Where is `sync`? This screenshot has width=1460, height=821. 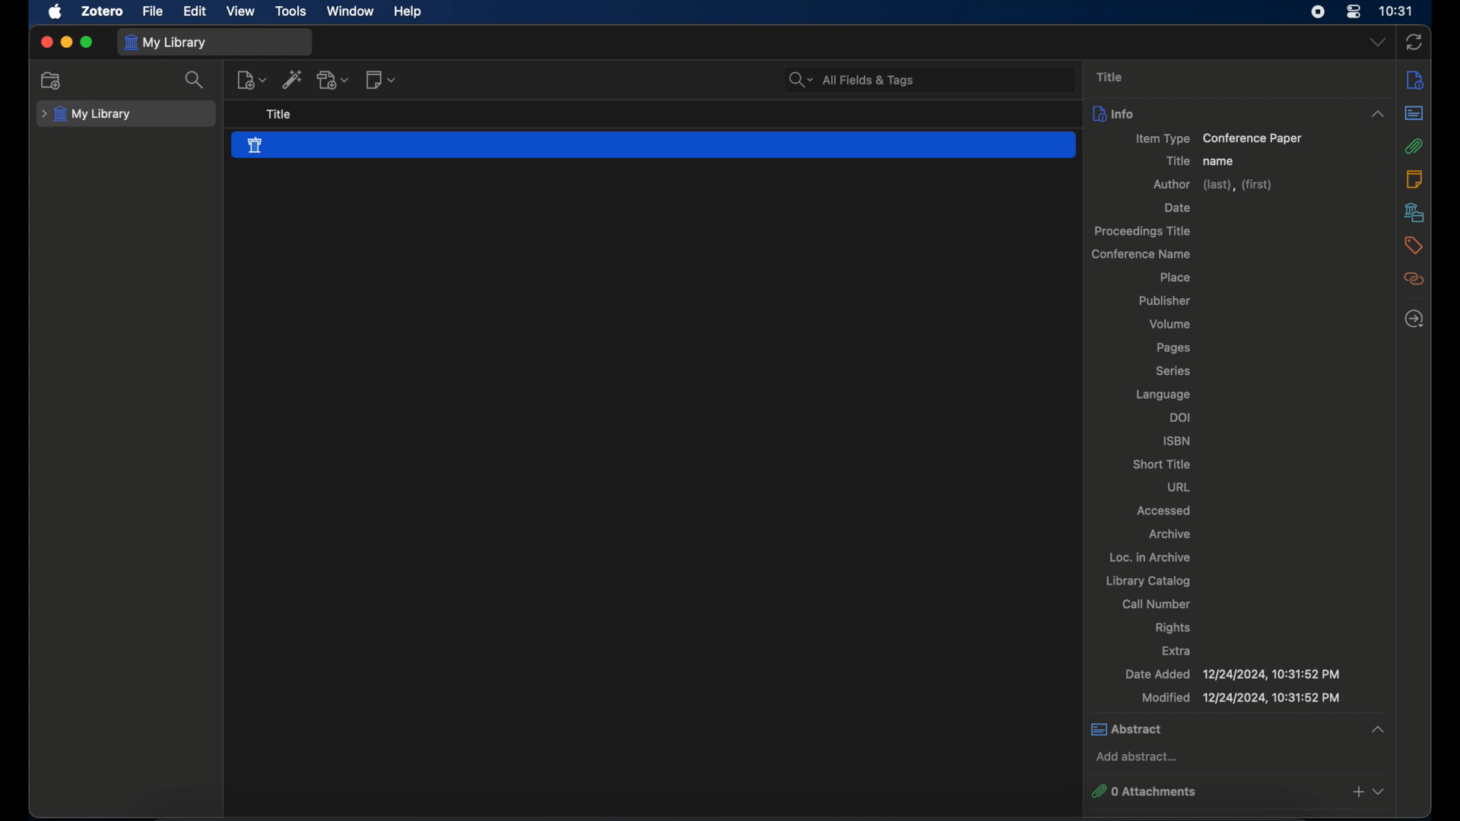
sync is located at coordinates (1414, 43).